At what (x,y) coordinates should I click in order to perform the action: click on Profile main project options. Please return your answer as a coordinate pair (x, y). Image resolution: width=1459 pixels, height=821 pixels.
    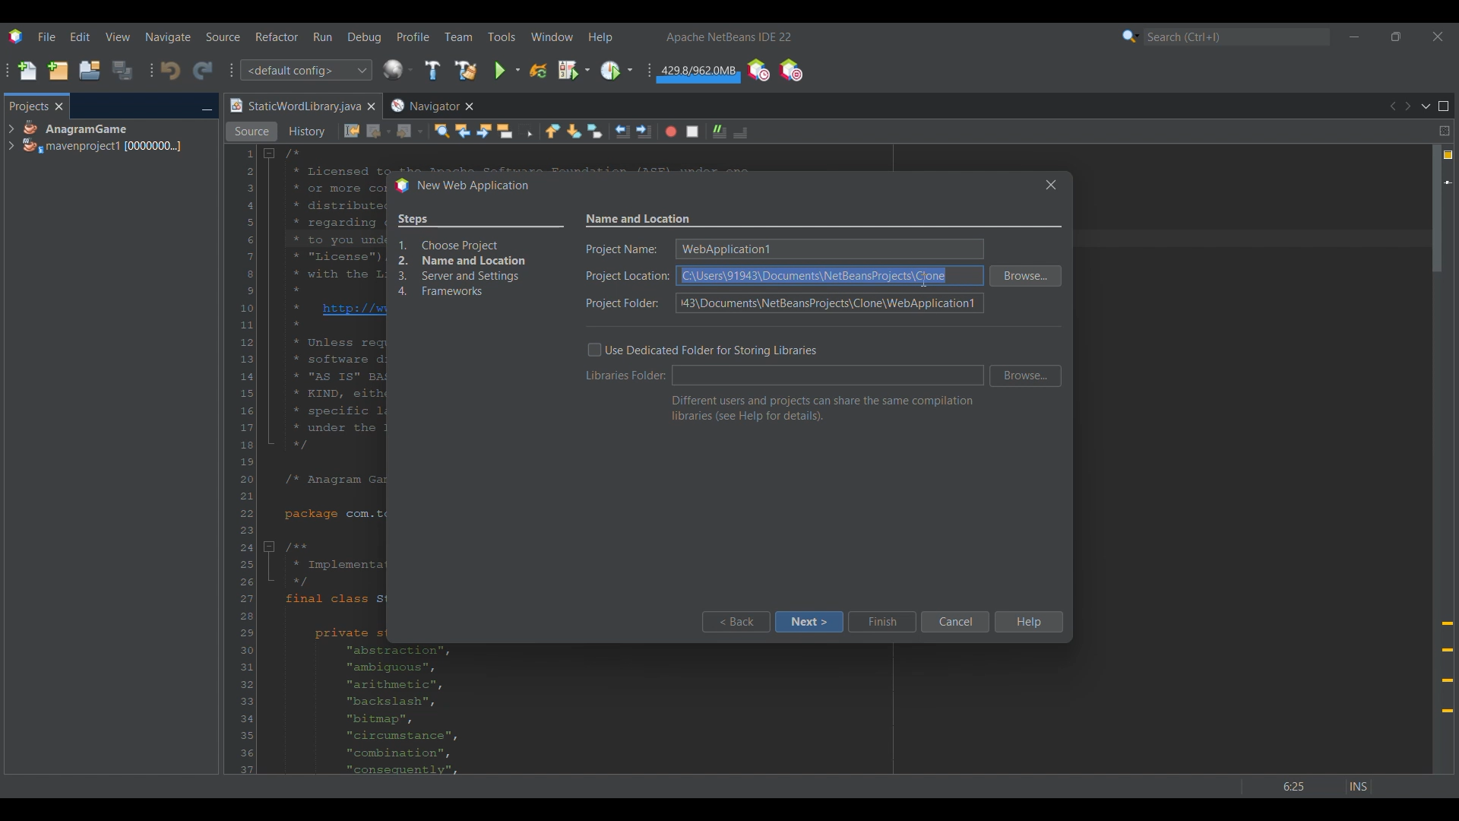
    Looking at the image, I should click on (616, 71).